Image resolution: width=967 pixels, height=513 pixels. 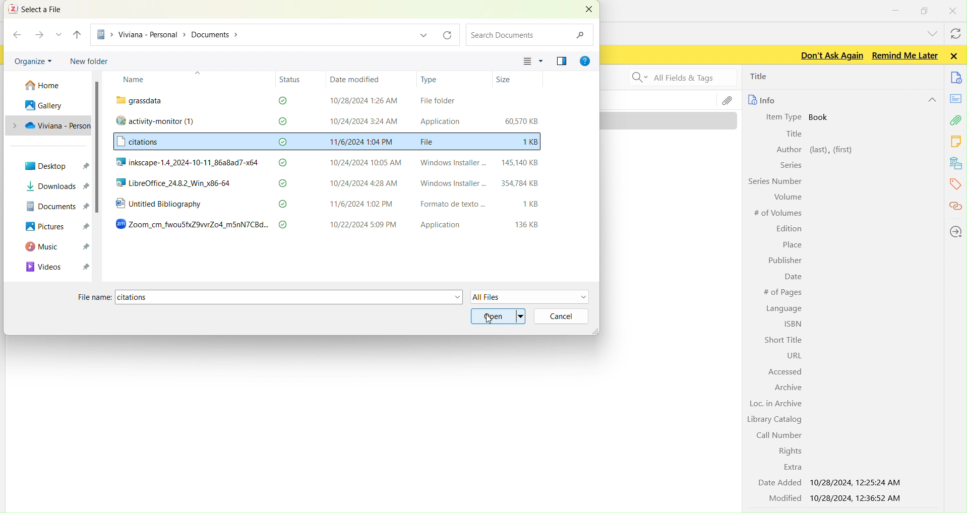 I want to click on Loc. in Archive, so click(x=777, y=403).